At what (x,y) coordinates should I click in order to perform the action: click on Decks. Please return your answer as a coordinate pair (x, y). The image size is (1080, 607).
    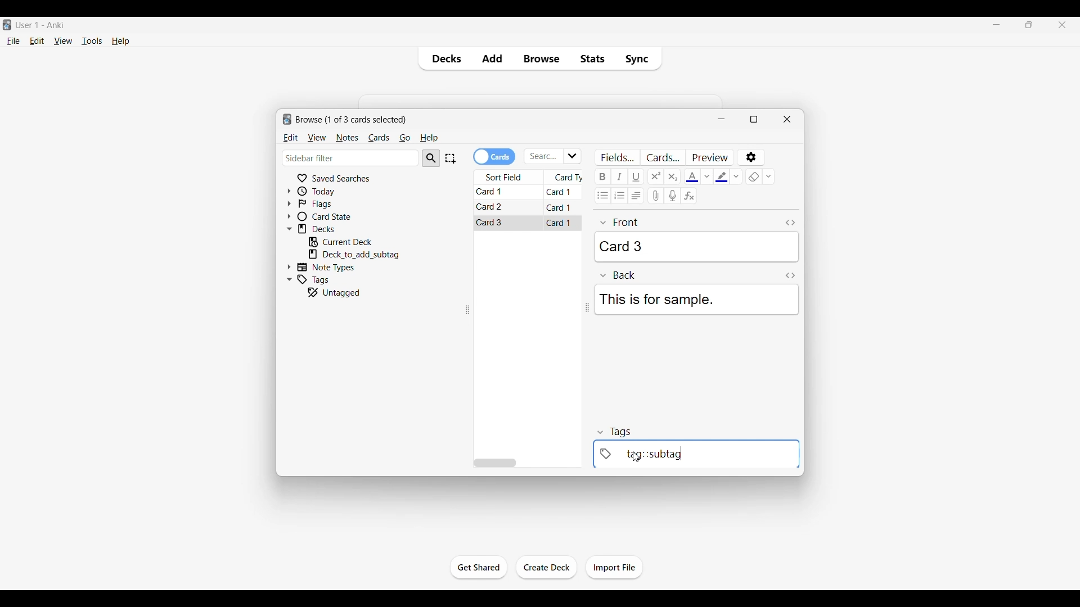
    Looking at the image, I should click on (444, 58).